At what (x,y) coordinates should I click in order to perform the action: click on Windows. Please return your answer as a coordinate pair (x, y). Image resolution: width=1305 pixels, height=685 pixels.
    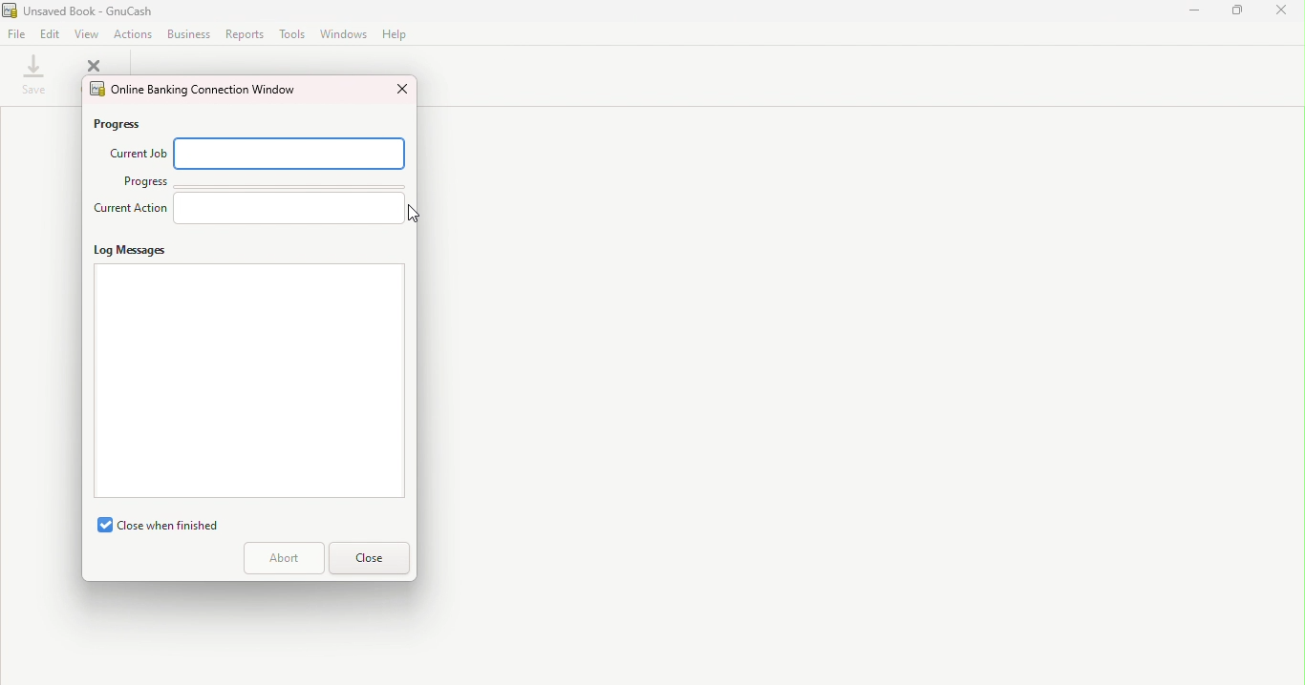
    Looking at the image, I should click on (344, 32).